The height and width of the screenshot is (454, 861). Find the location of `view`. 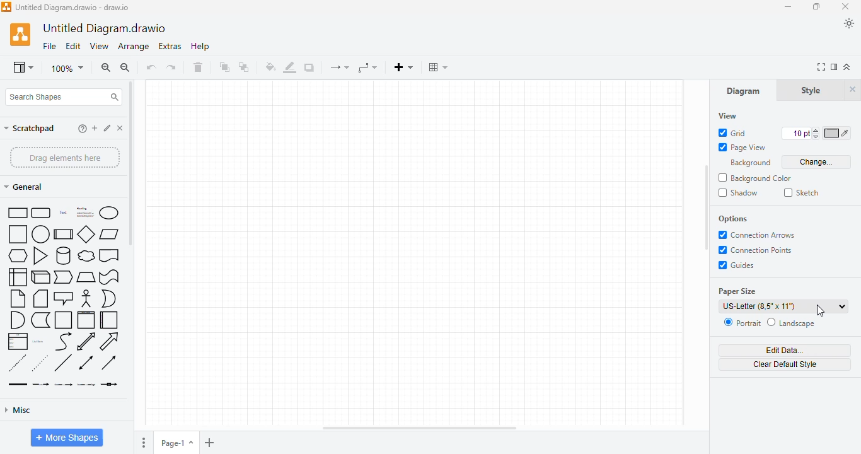

view is located at coordinates (23, 68).